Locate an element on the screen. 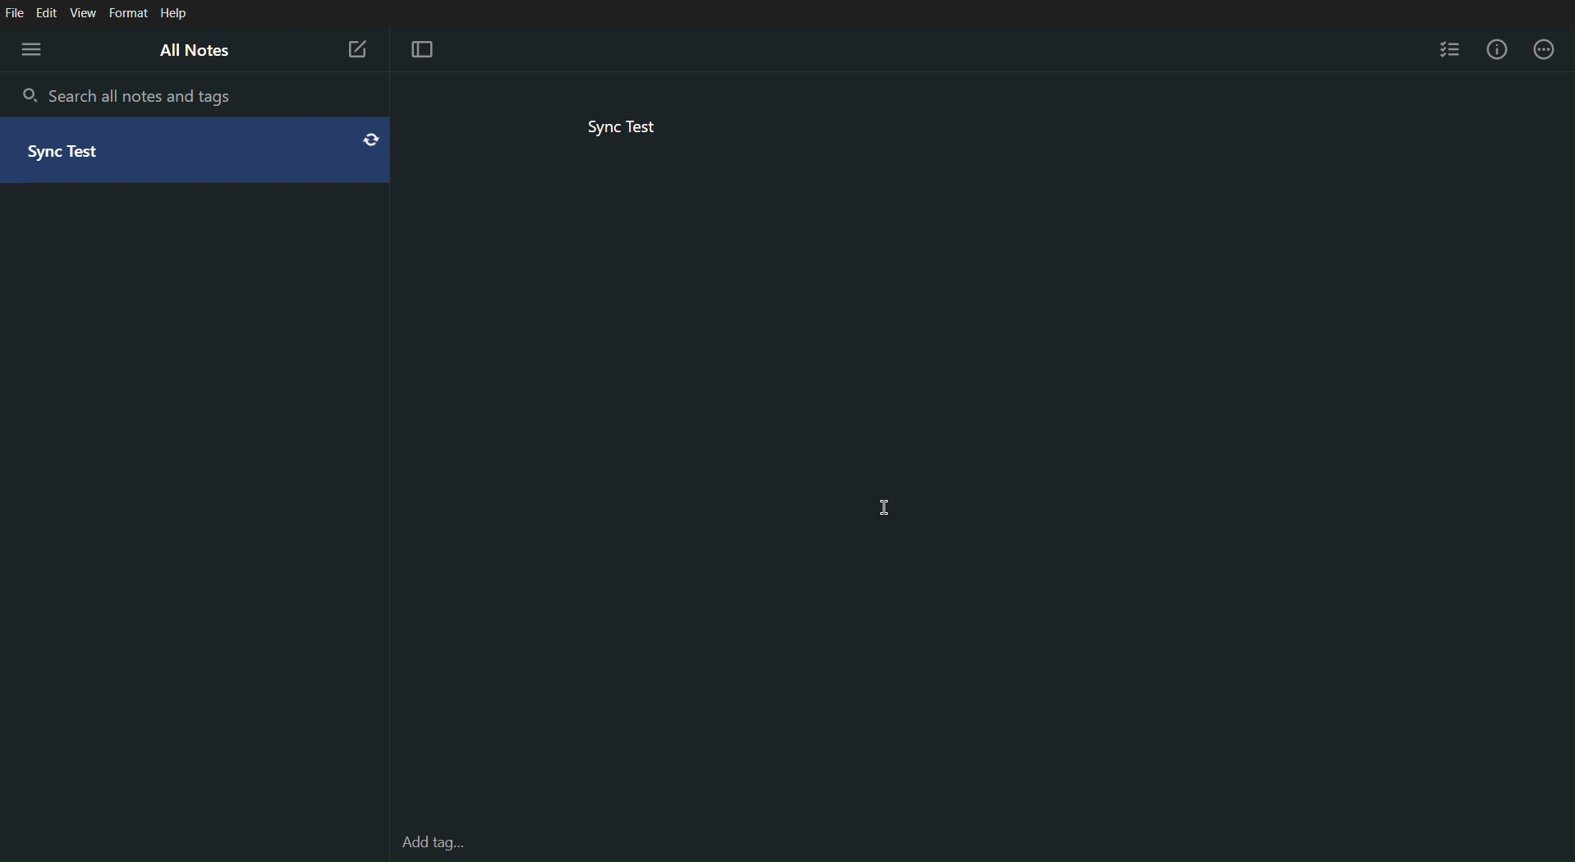  More is located at coordinates (1543, 48).